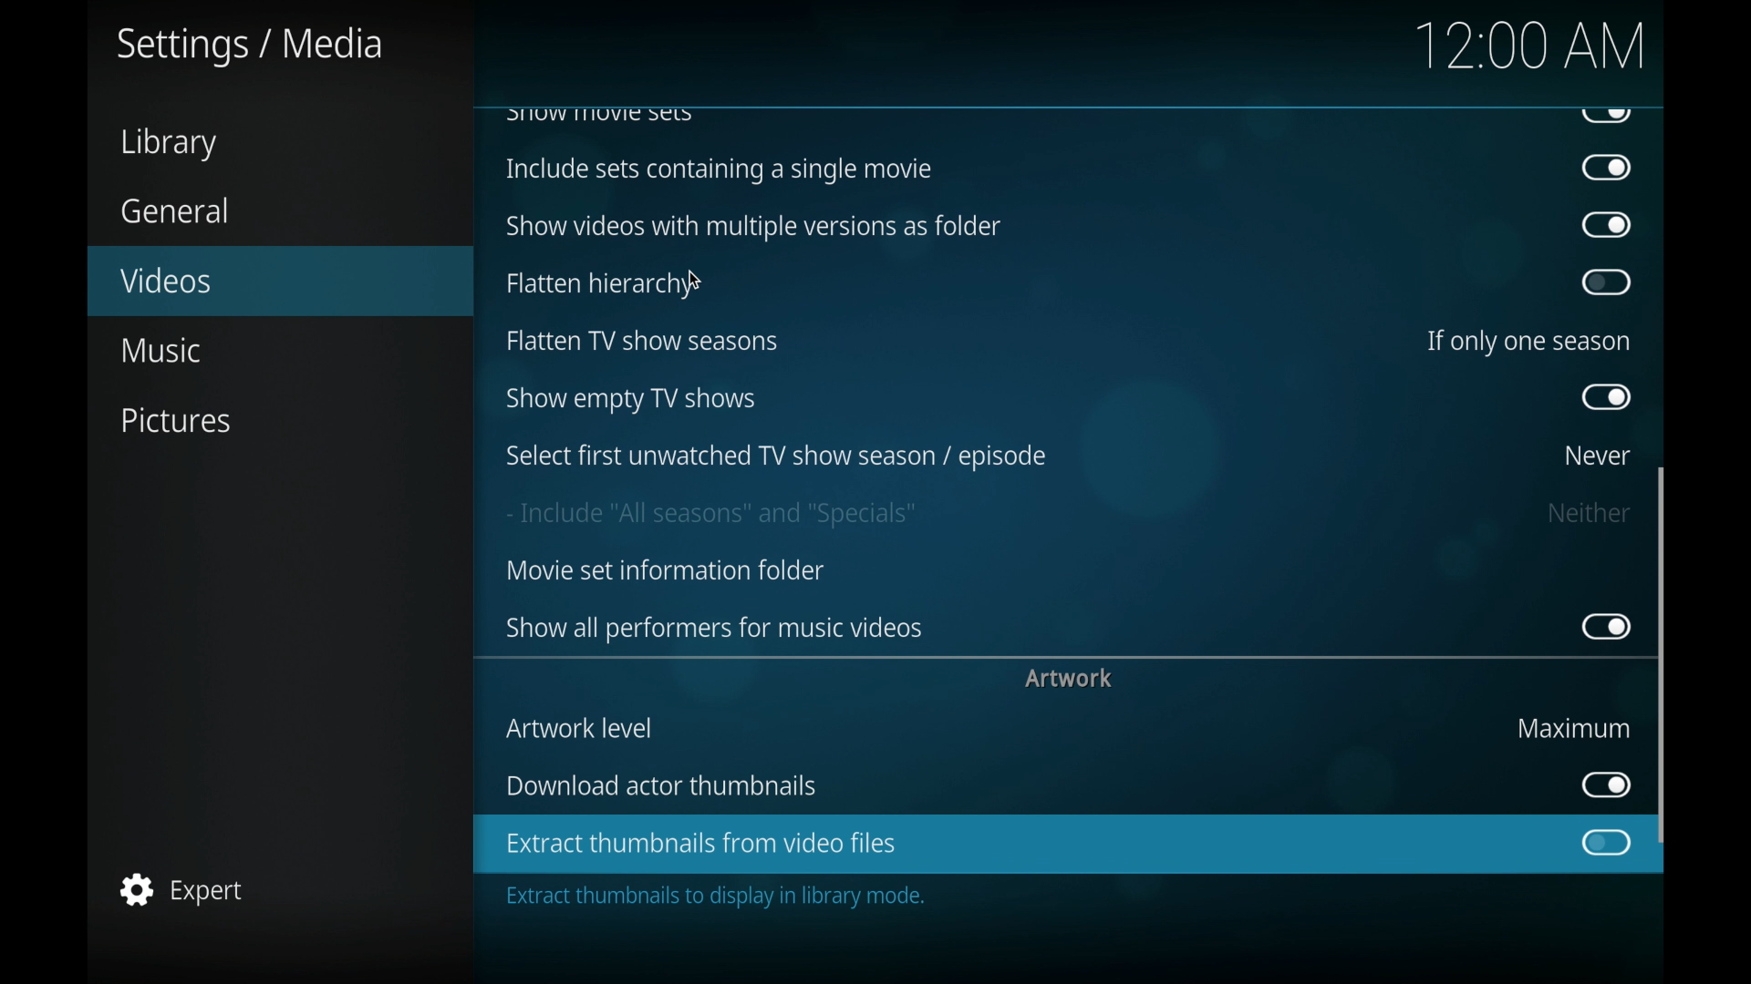 The width and height of the screenshot is (1751, 984). I want to click on show empty tv shows, so click(633, 401).